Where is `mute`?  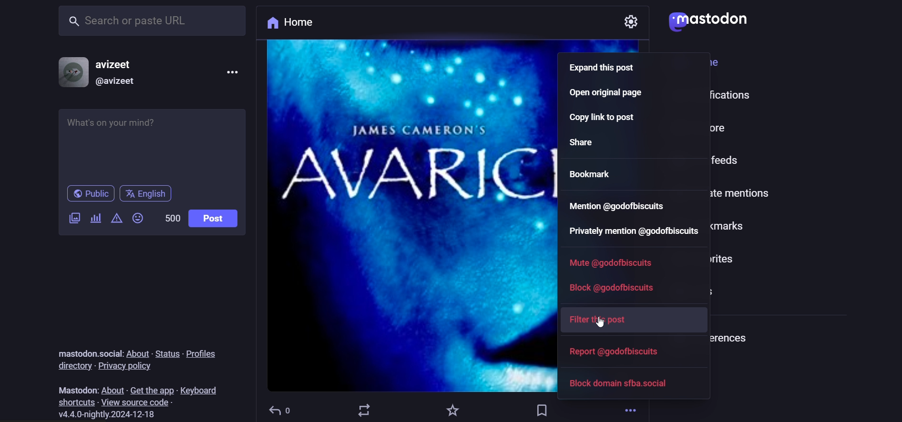
mute is located at coordinates (613, 263).